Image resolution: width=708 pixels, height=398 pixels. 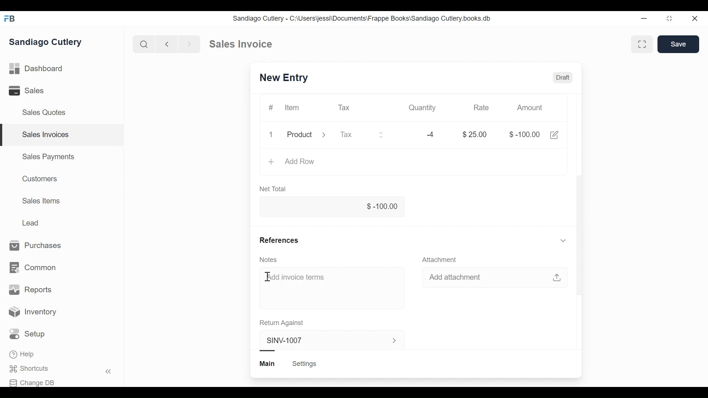 I want to click on Notes, so click(x=269, y=259).